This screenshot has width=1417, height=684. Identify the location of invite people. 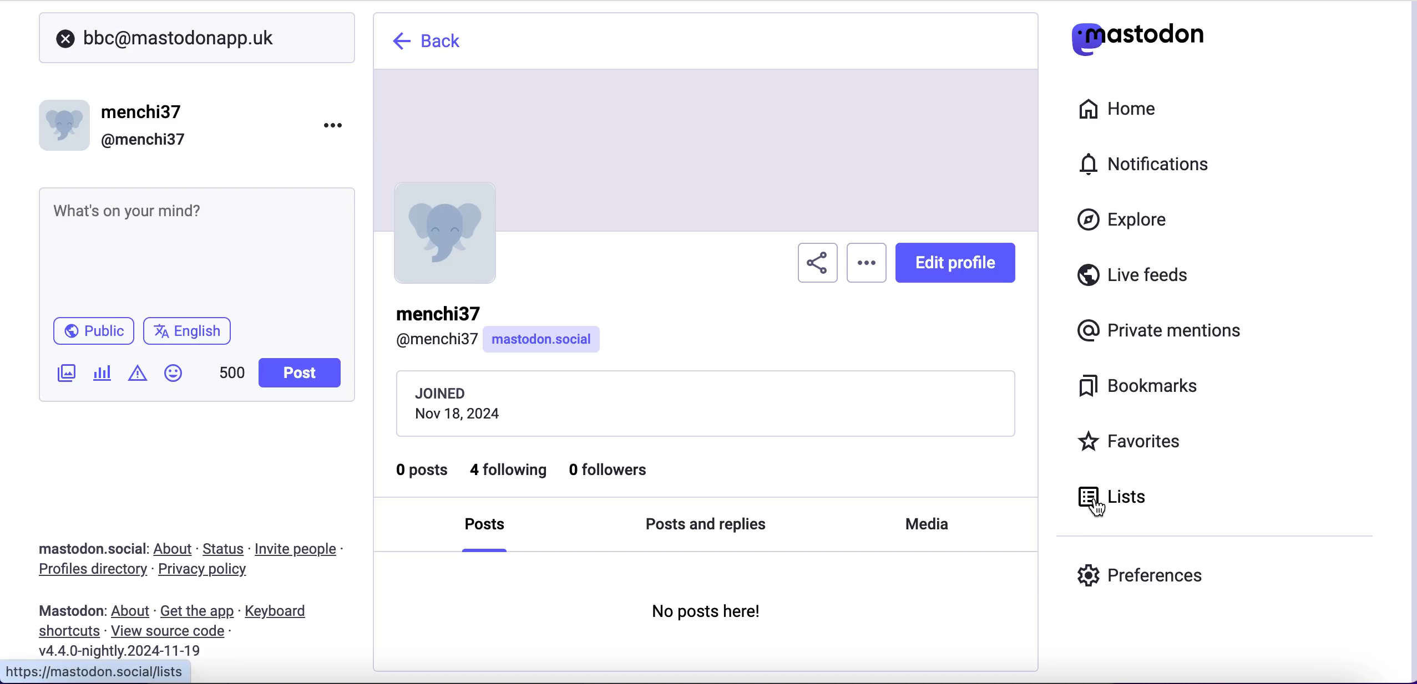
(302, 549).